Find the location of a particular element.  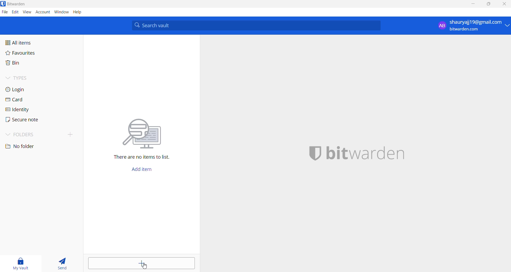

maximize is located at coordinates (489, 5).